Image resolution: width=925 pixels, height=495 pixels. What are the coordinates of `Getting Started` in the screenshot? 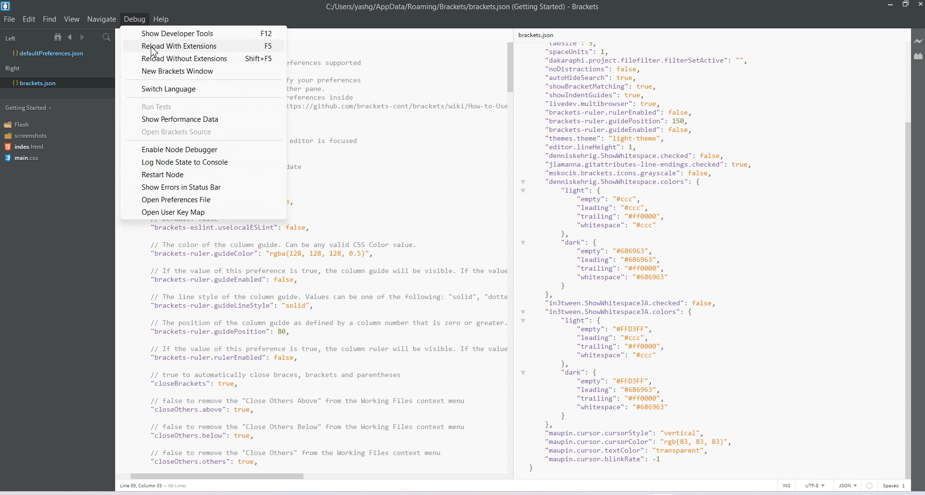 It's located at (29, 107).